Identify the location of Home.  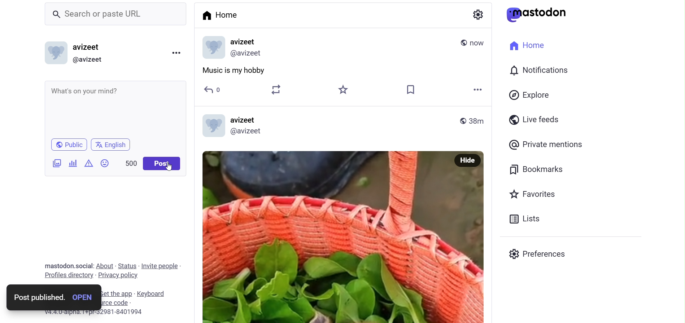
(224, 16).